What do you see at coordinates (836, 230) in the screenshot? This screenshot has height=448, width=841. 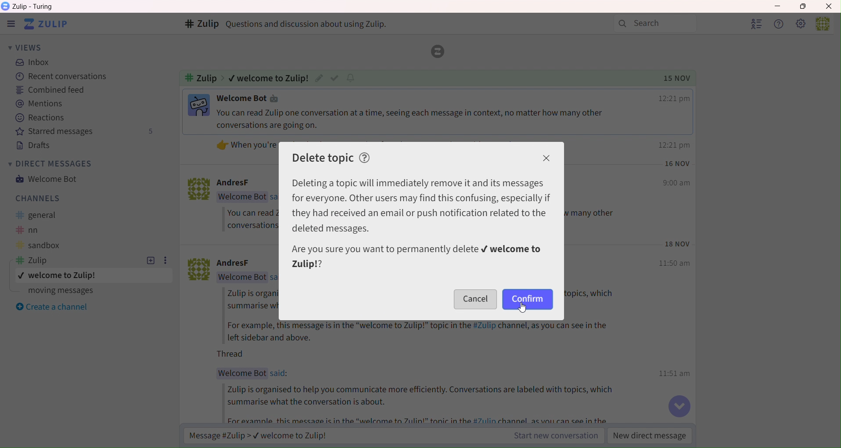 I see `Vertical slide bar` at bounding box center [836, 230].